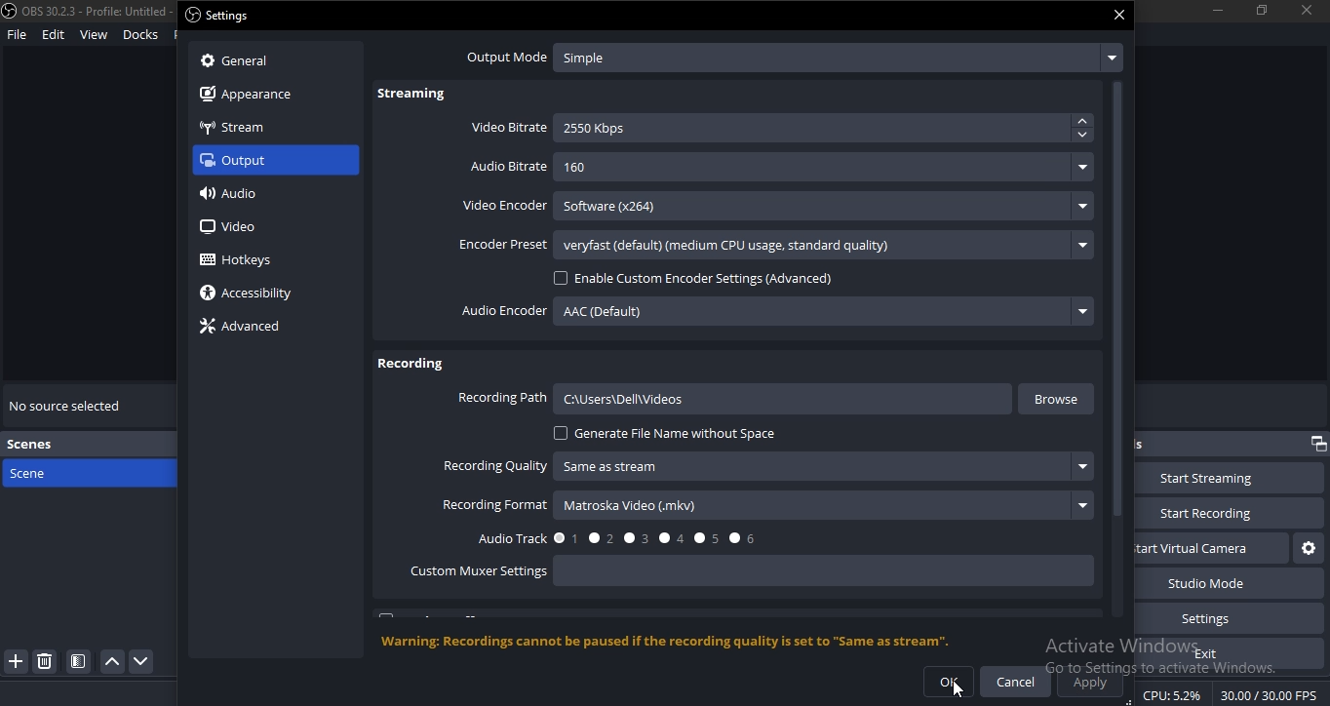  What do you see at coordinates (827, 466) in the screenshot?
I see `‘Same as stream` at bounding box center [827, 466].